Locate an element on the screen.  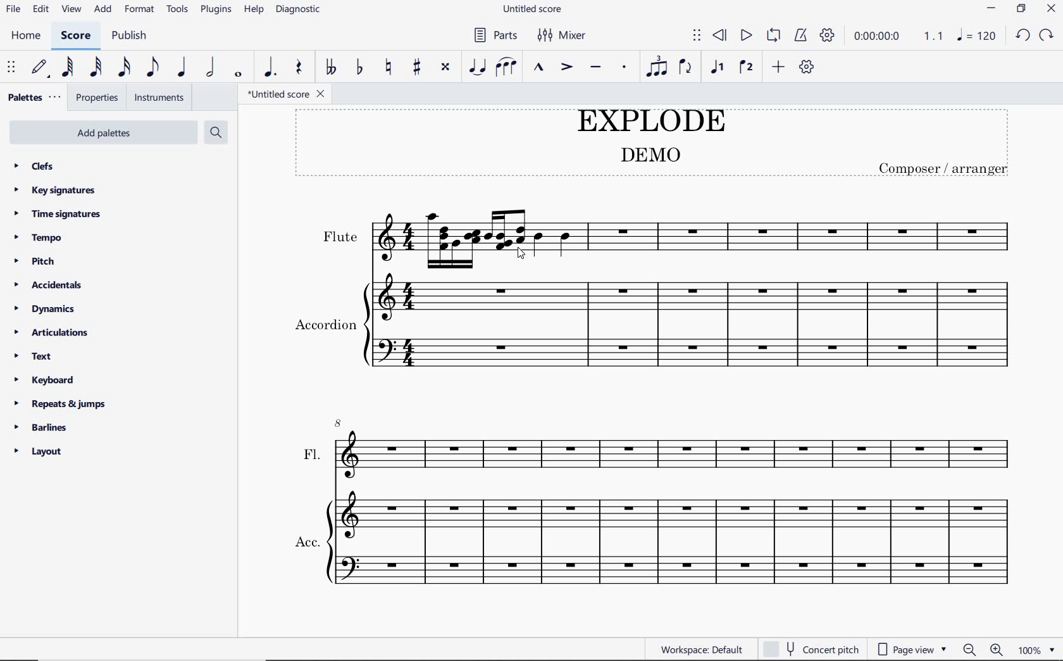
title is located at coordinates (653, 144).